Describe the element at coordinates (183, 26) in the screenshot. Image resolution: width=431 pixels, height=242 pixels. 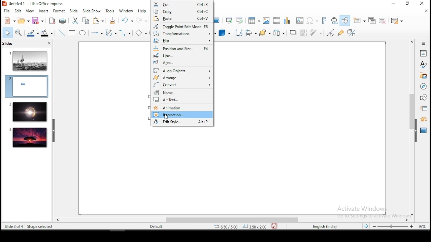
I see `toggle point edit mode` at that location.